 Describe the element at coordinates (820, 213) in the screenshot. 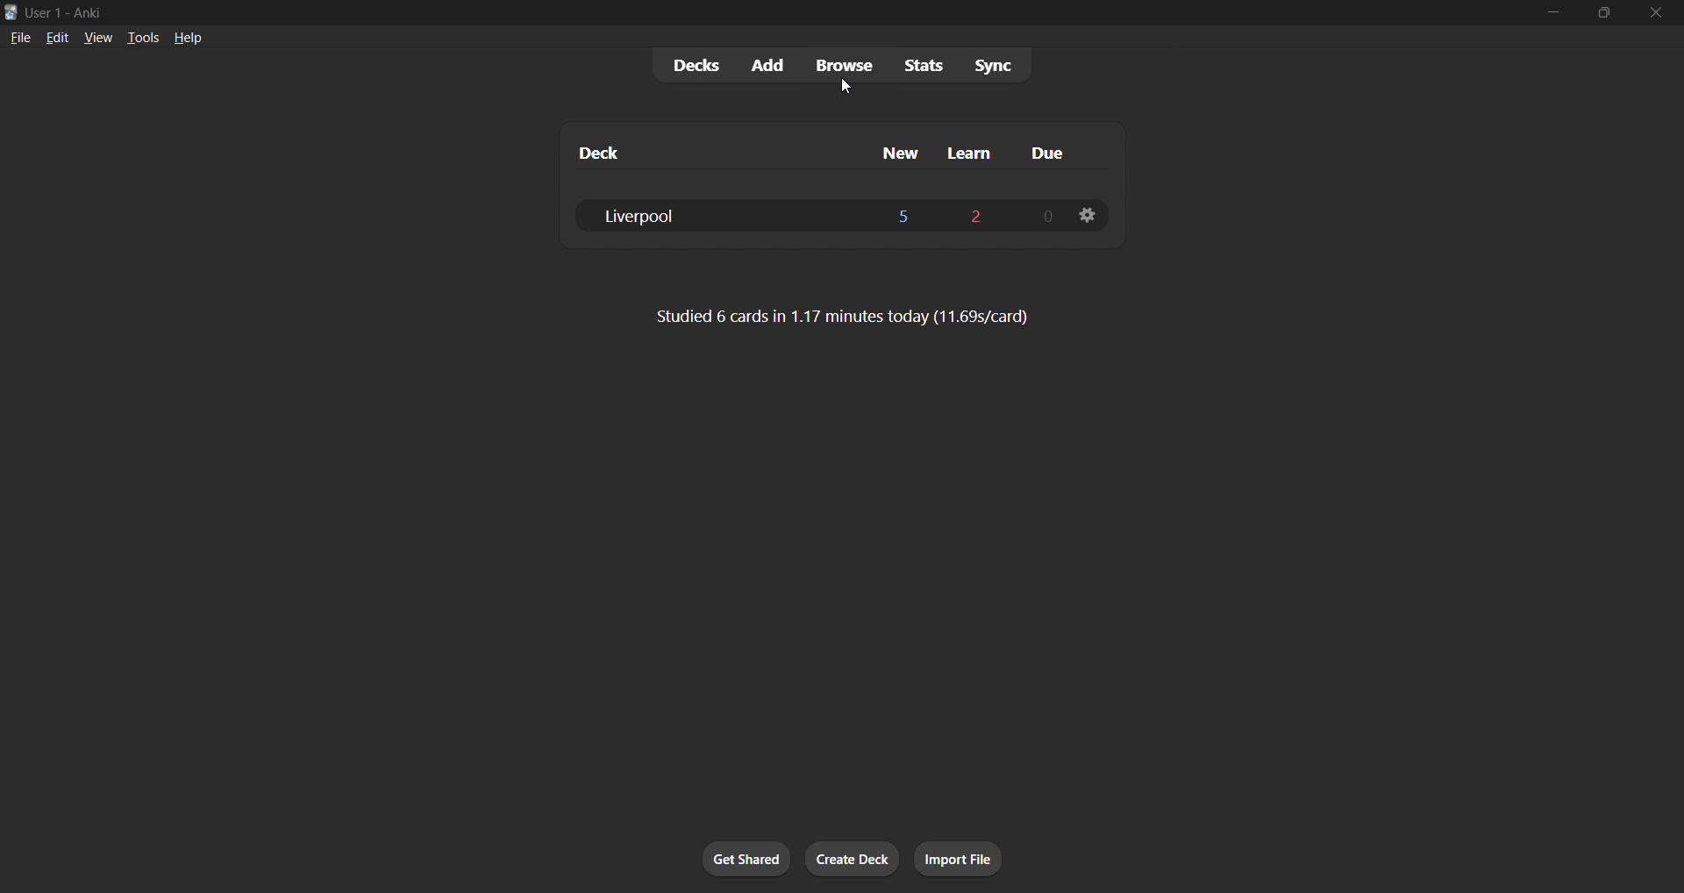

I see `liverpool deck data` at that location.